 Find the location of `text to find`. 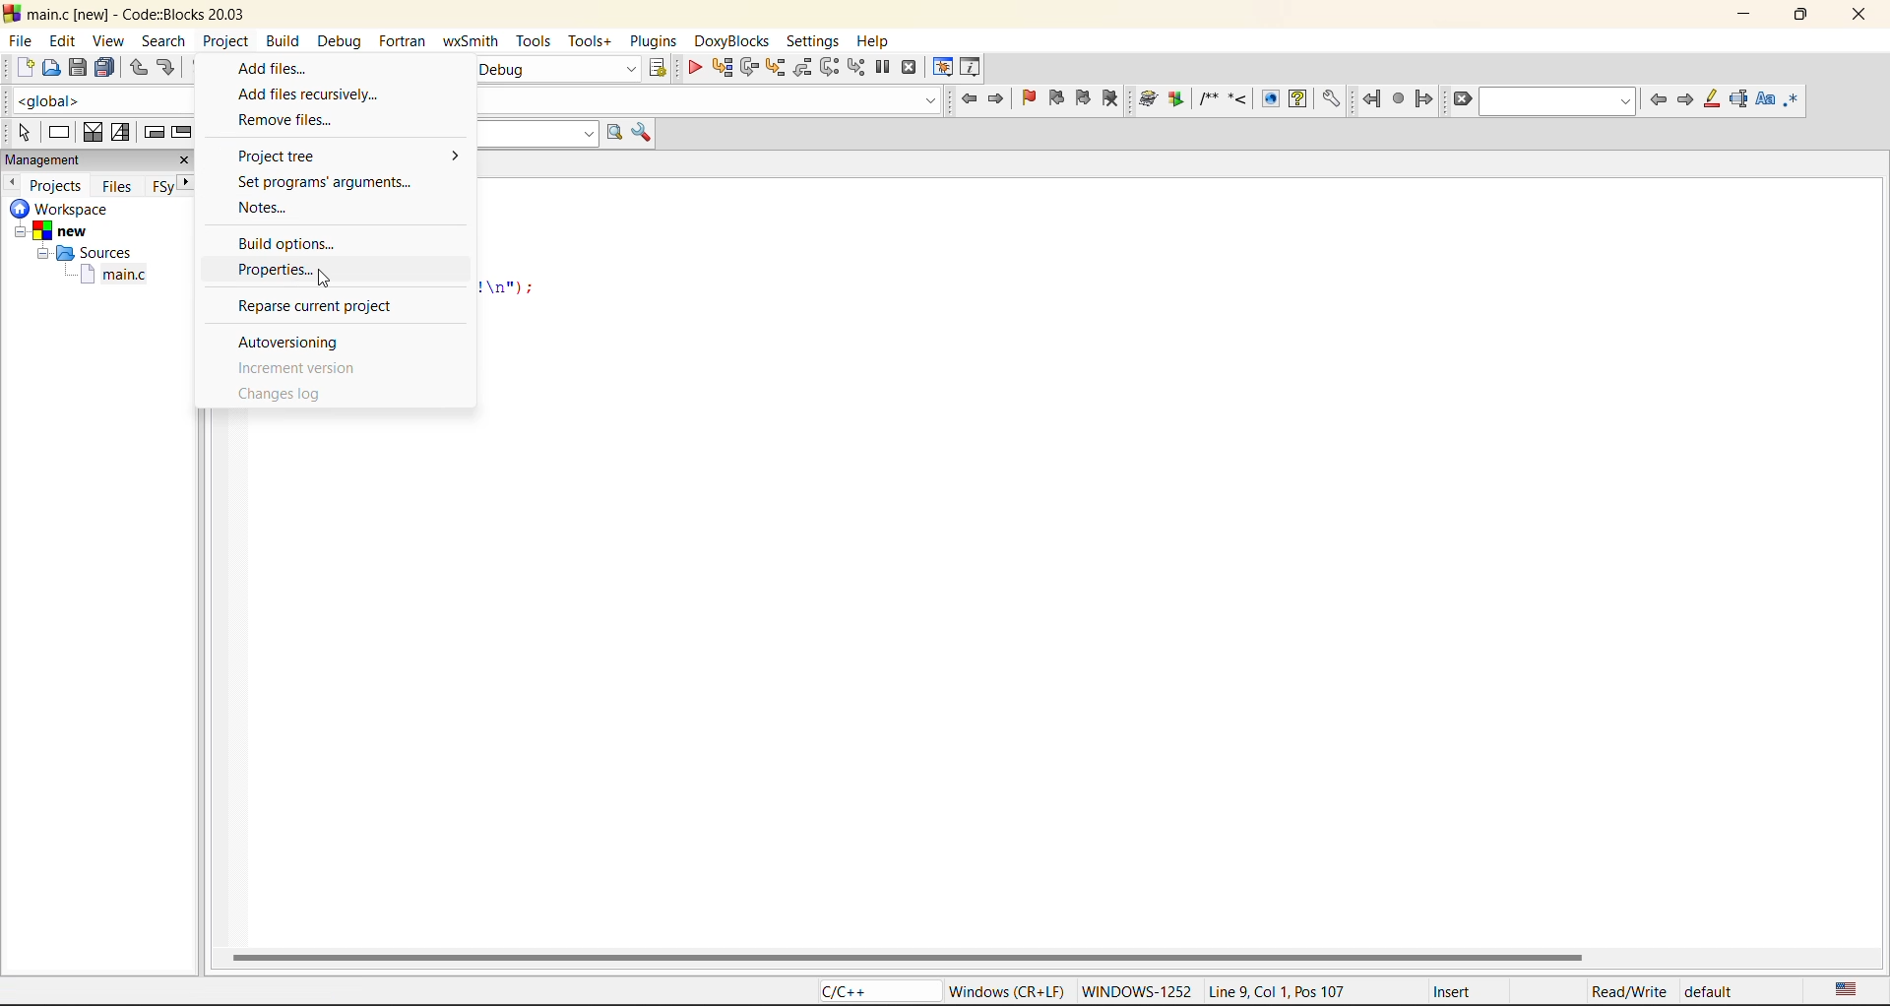

text to find is located at coordinates (1559, 101).